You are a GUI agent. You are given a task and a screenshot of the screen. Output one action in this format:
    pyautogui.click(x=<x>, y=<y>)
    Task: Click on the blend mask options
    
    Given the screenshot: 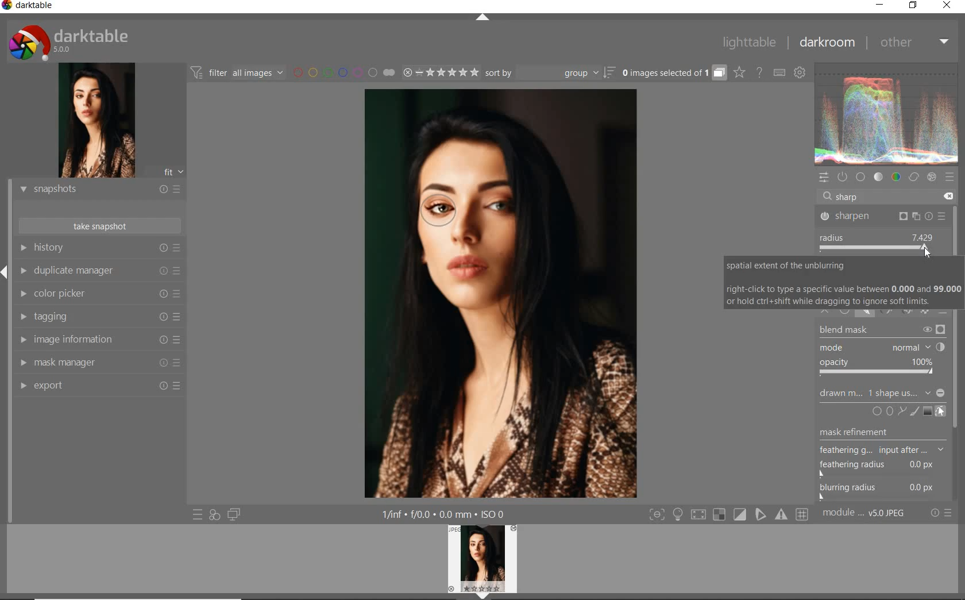 What is the action you would take?
    pyautogui.click(x=882, y=352)
    